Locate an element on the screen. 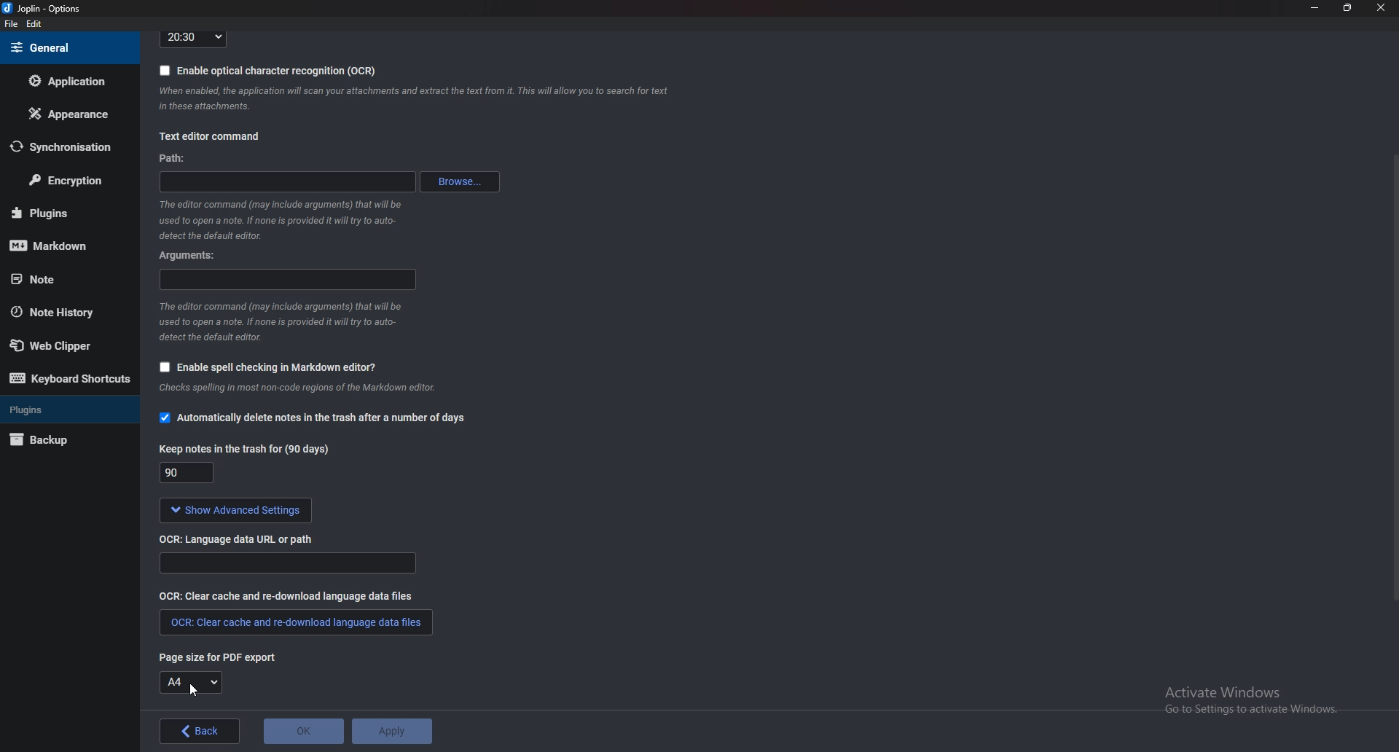 The width and height of the screenshot is (1399, 752). arguments is located at coordinates (290, 280).